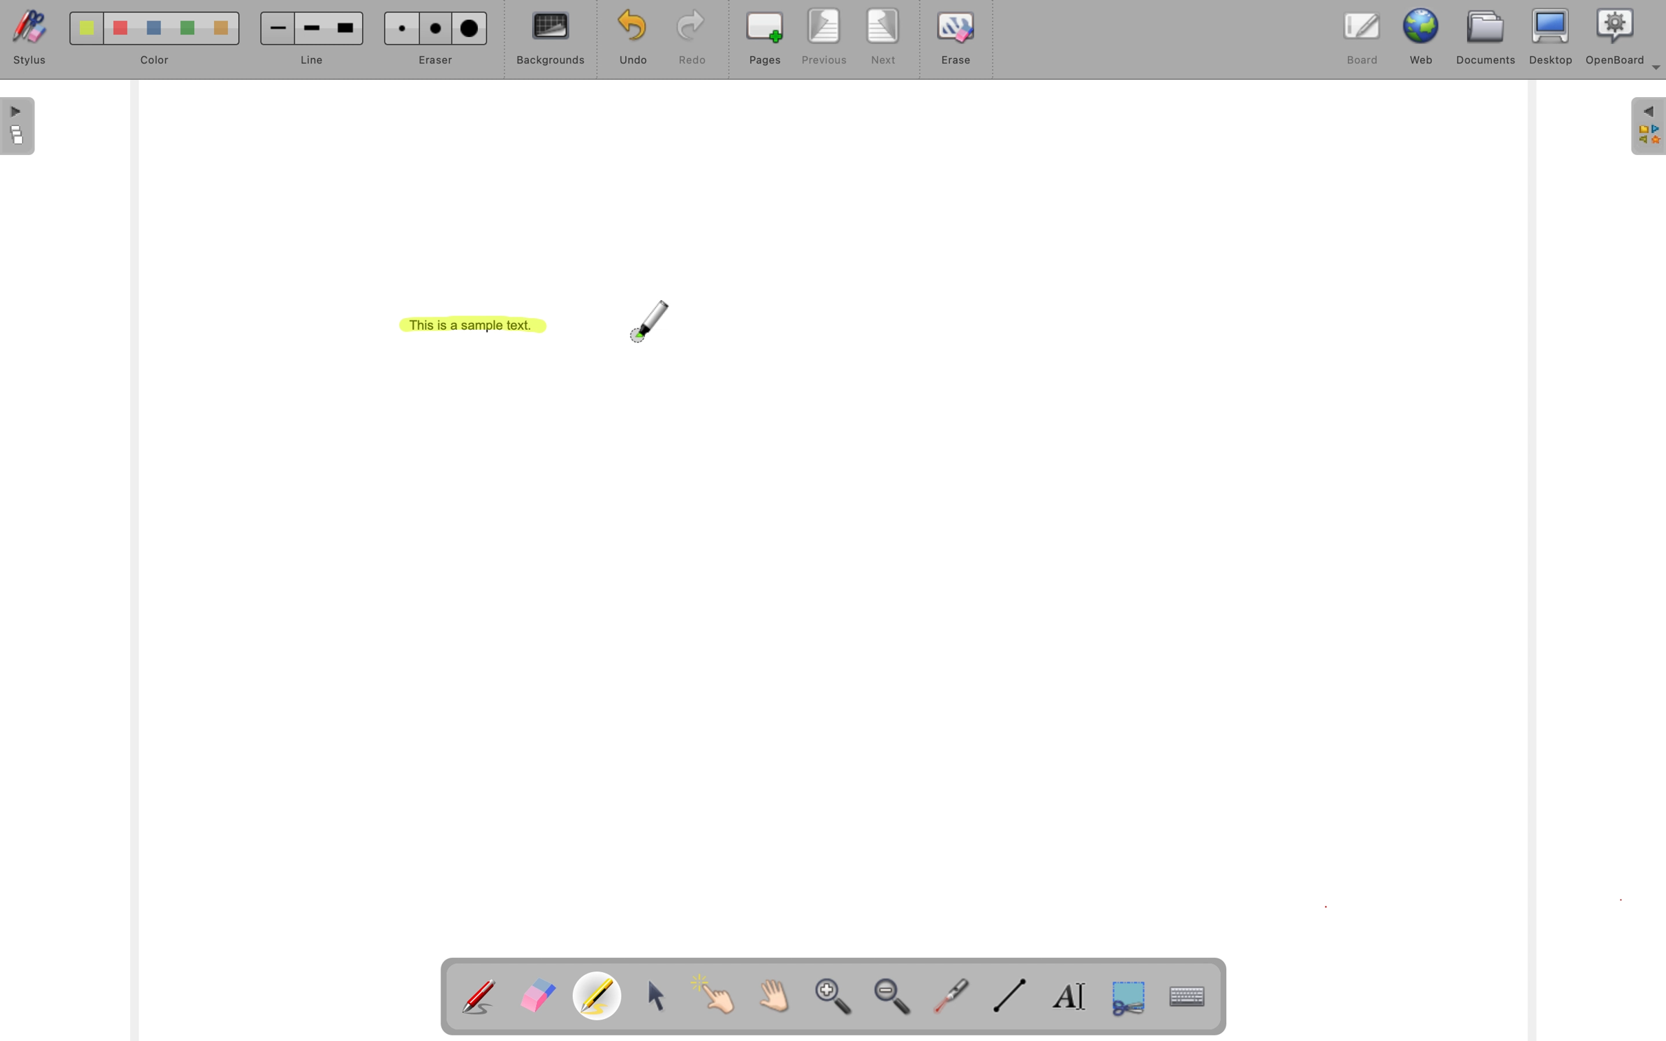 Image resolution: width=1666 pixels, height=1041 pixels. Describe the element at coordinates (313, 61) in the screenshot. I see `line` at that location.